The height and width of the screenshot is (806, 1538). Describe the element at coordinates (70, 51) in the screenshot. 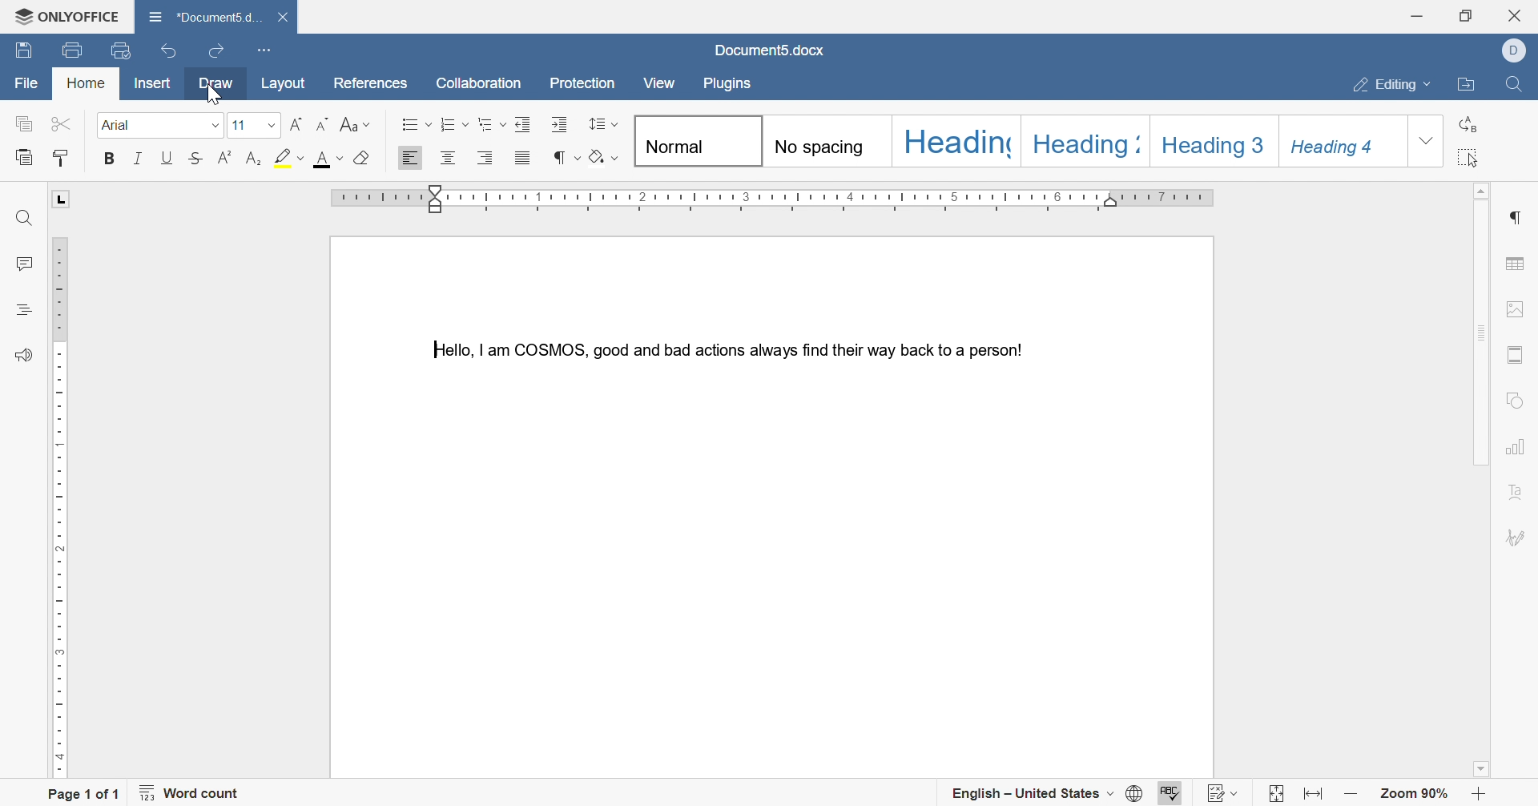

I see `print` at that location.